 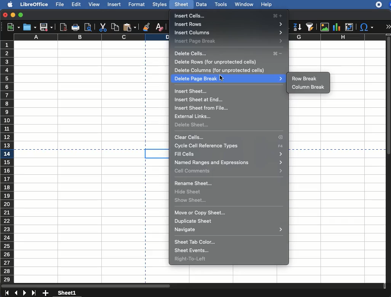 I want to click on scroll, so click(x=389, y=159).